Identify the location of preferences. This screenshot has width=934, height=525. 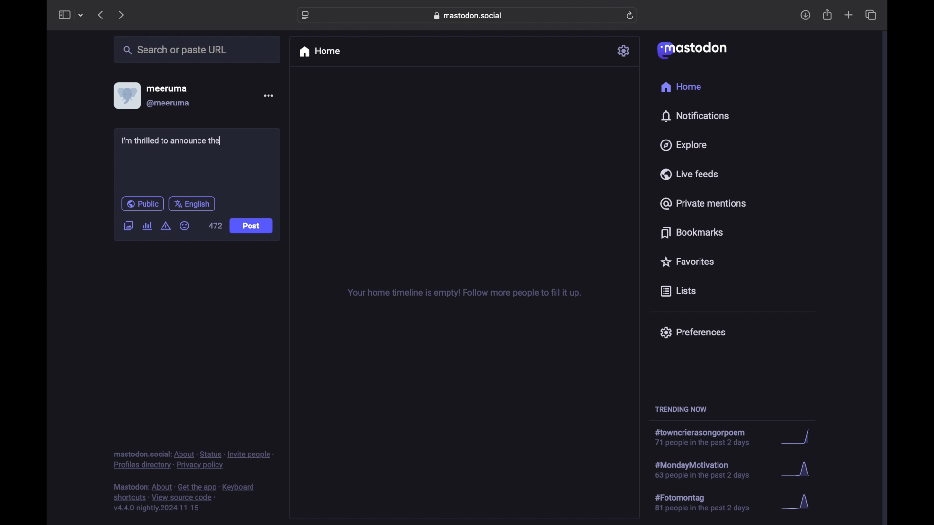
(693, 332).